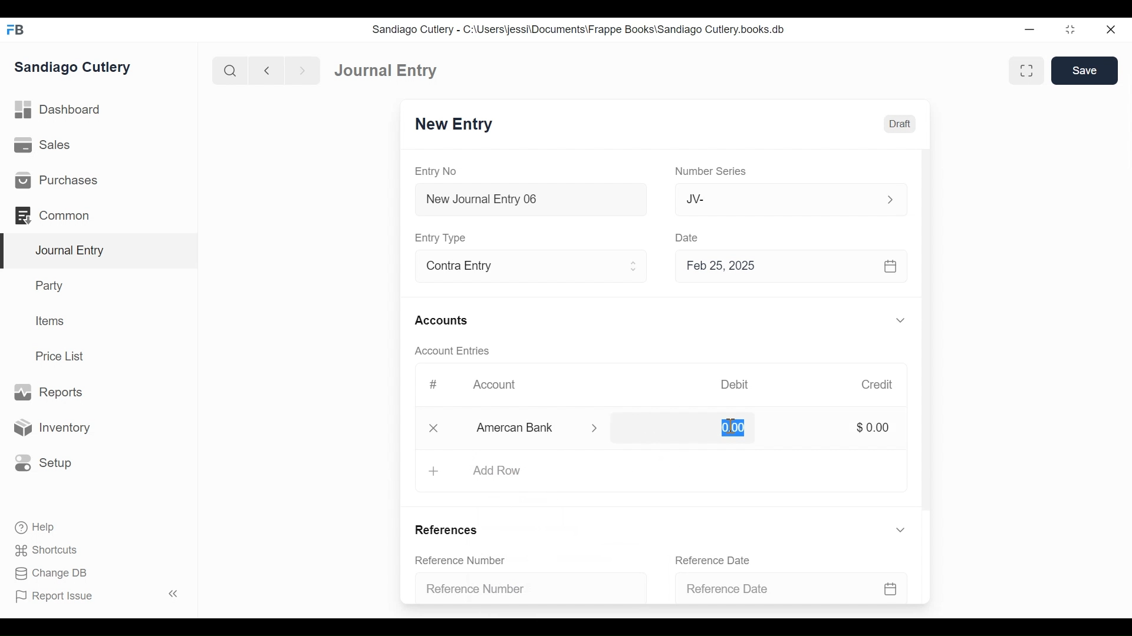  What do you see at coordinates (53, 575) in the screenshot?
I see `Change DB` at bounding box center [53, 575].